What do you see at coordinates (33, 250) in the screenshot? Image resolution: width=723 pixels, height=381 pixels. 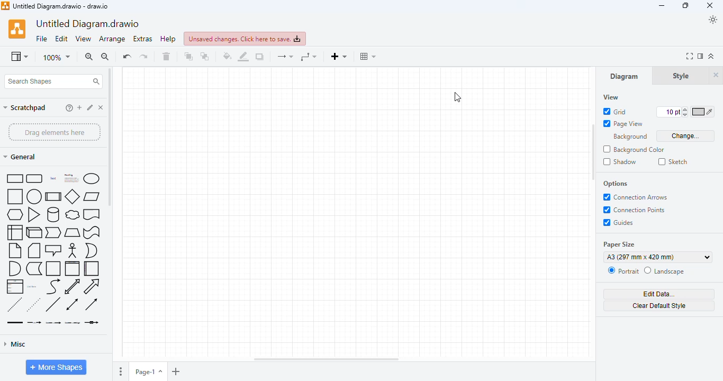 I see `card` at bounding box center [33, 250].